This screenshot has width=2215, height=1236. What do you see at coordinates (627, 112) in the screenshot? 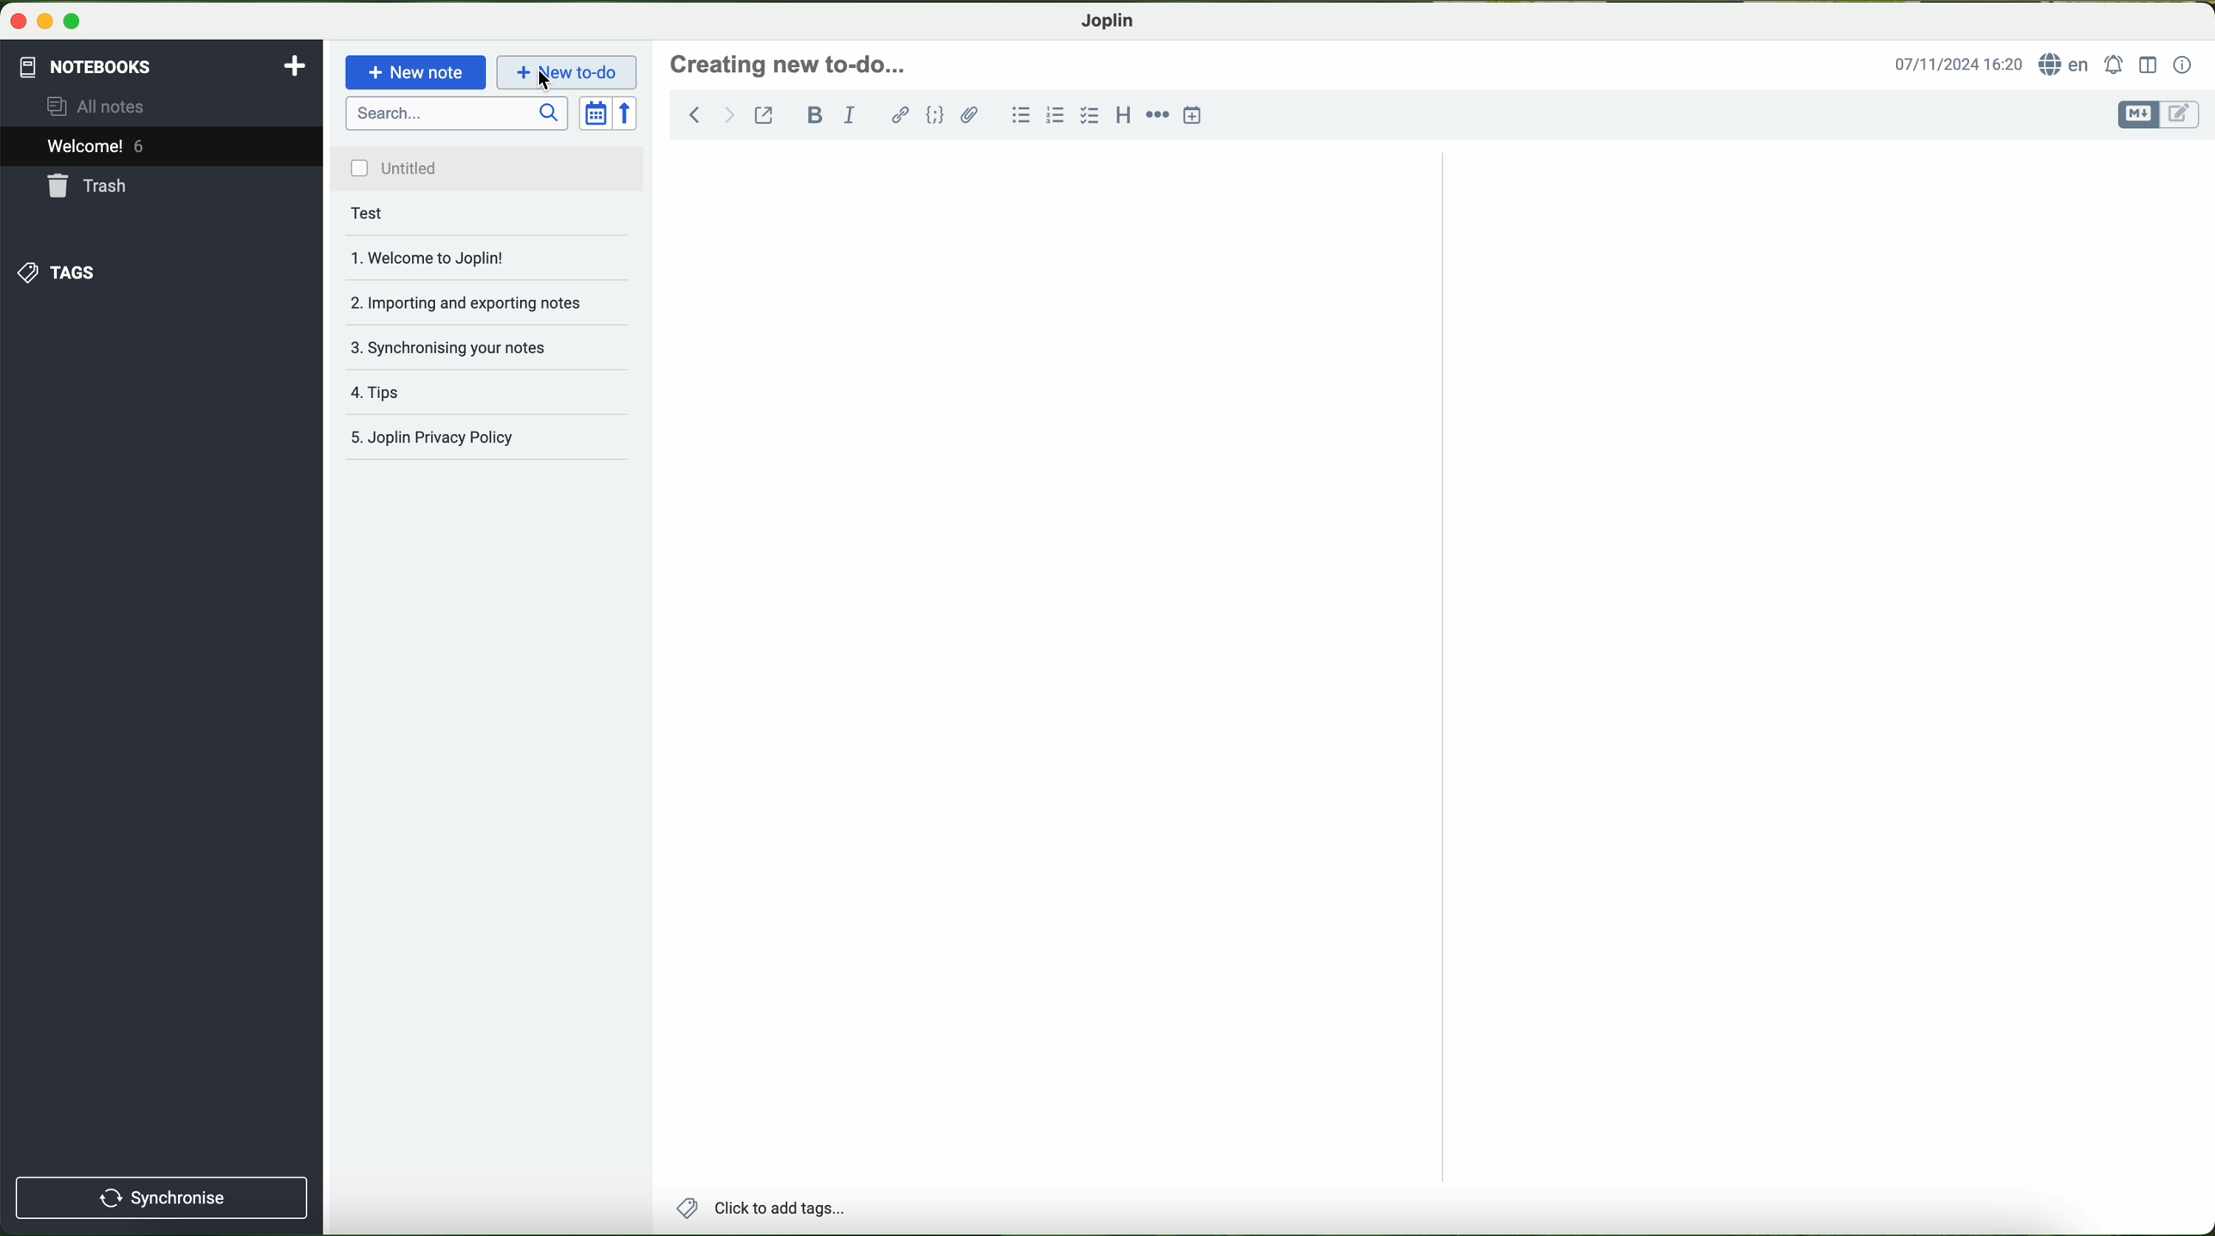
I see `reverse sort order` at bounding box center [627, 112].